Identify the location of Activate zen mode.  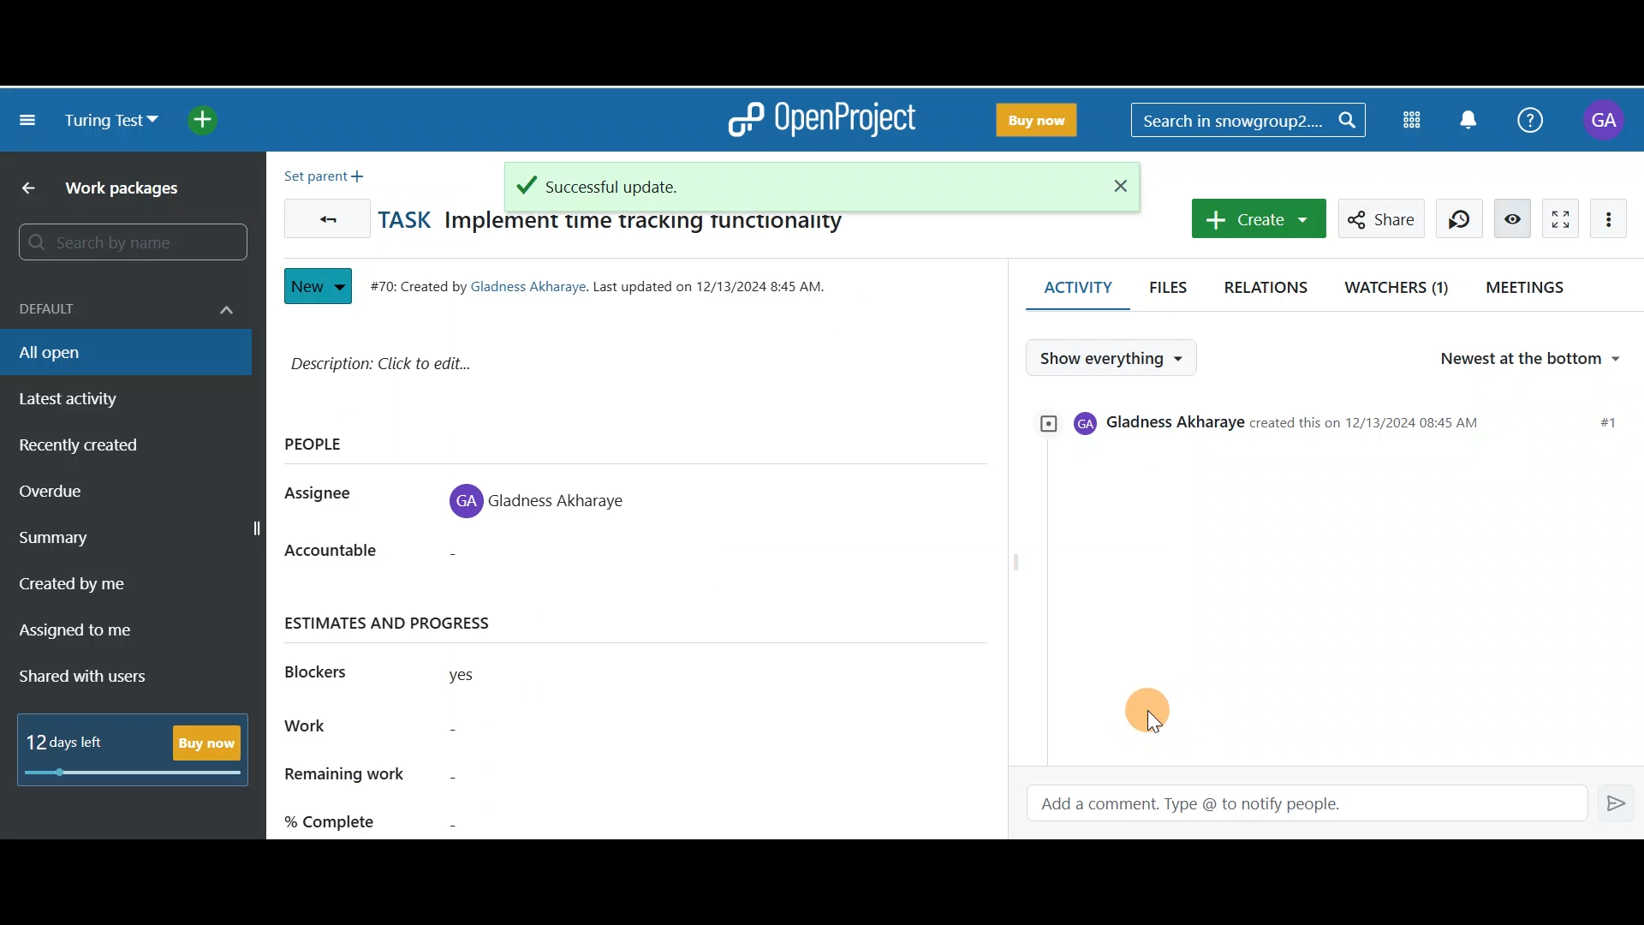
(1556, 216).